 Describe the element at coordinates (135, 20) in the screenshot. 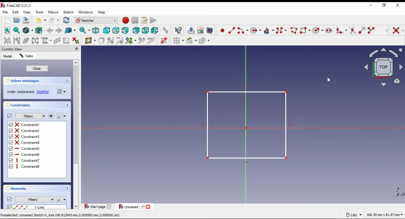

I see `stop macro recording` at that location.